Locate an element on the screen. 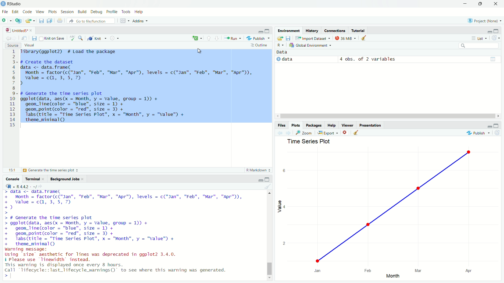 Image resolution: width=504 pixels, height=283 pixels. maximize is located at coordinates (499, 125).